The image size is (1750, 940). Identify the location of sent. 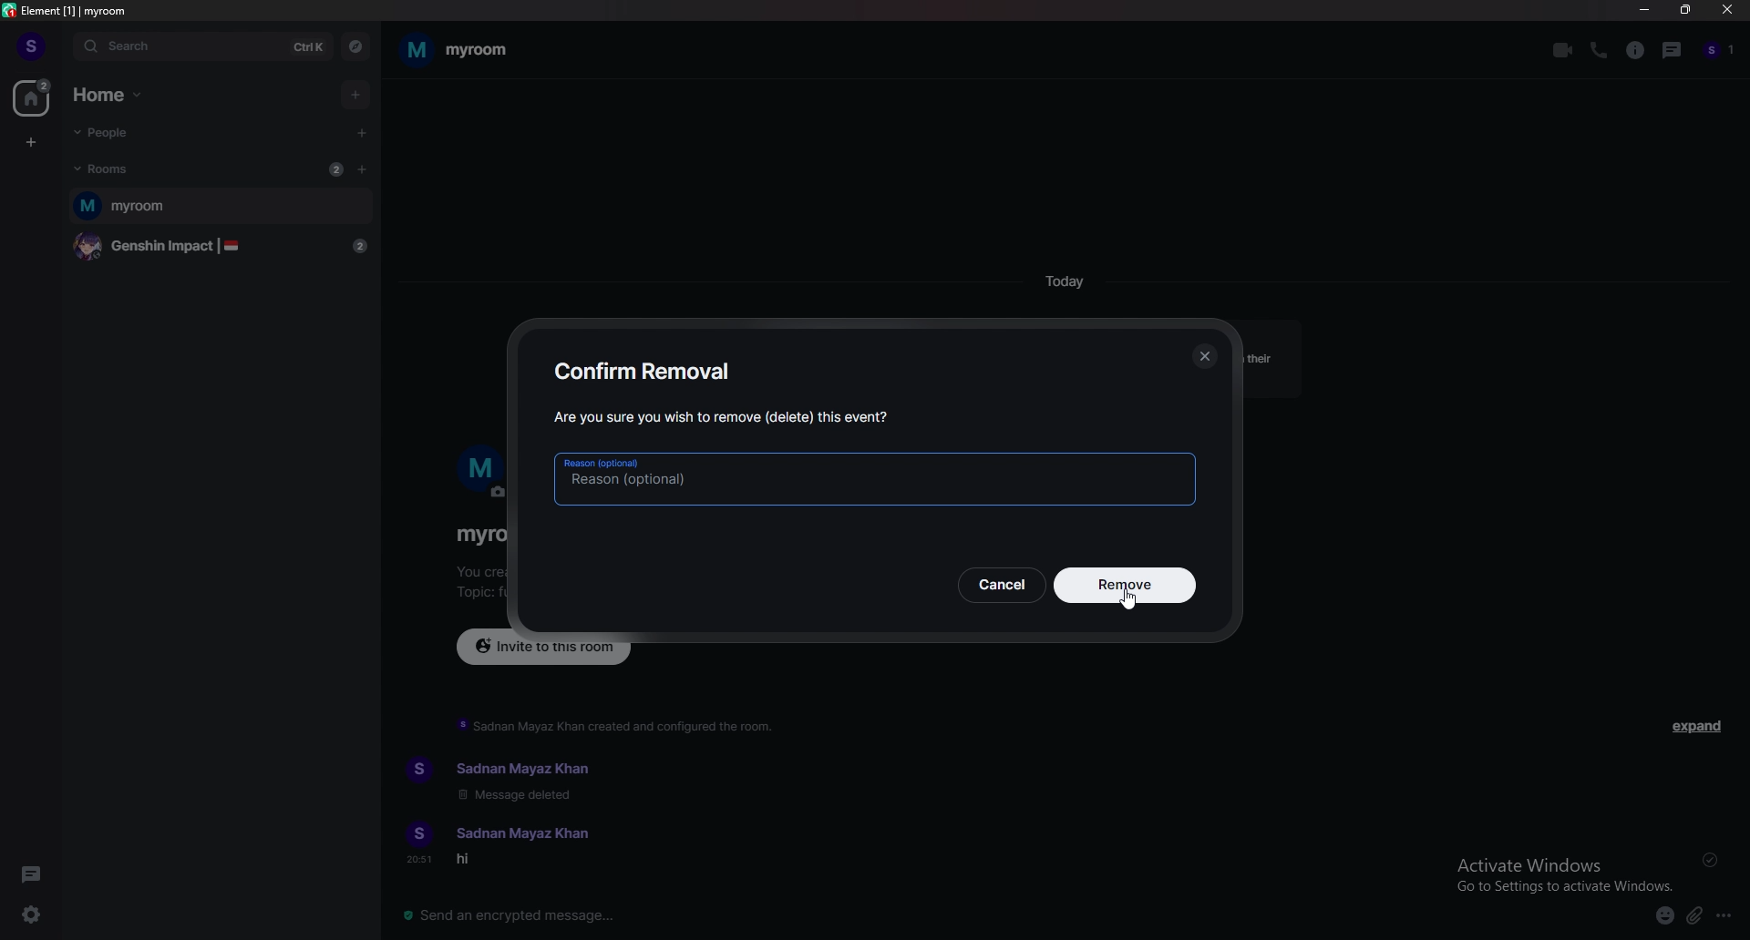
(1710, 859).